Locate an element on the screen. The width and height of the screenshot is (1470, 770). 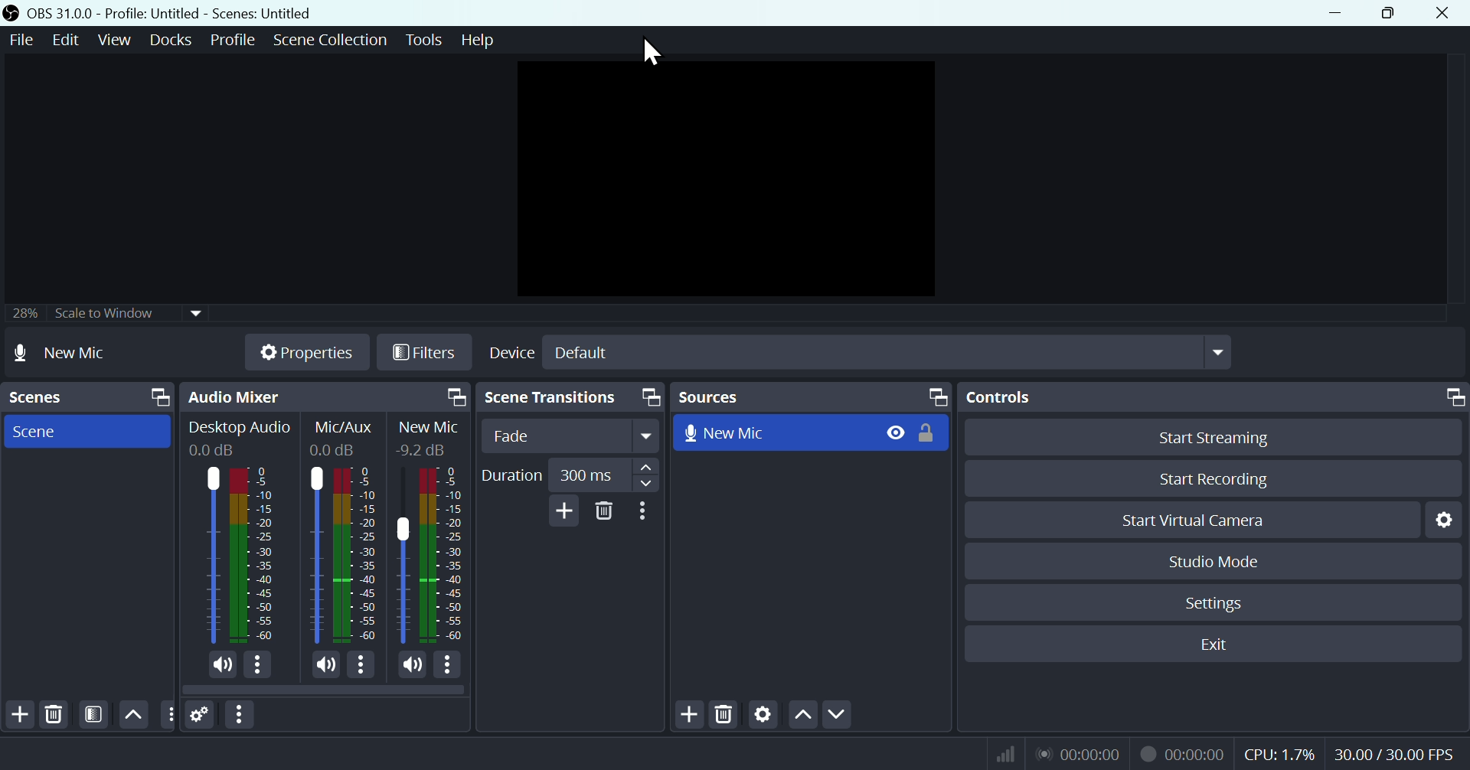
Scene is located at coordinates (83, 430).